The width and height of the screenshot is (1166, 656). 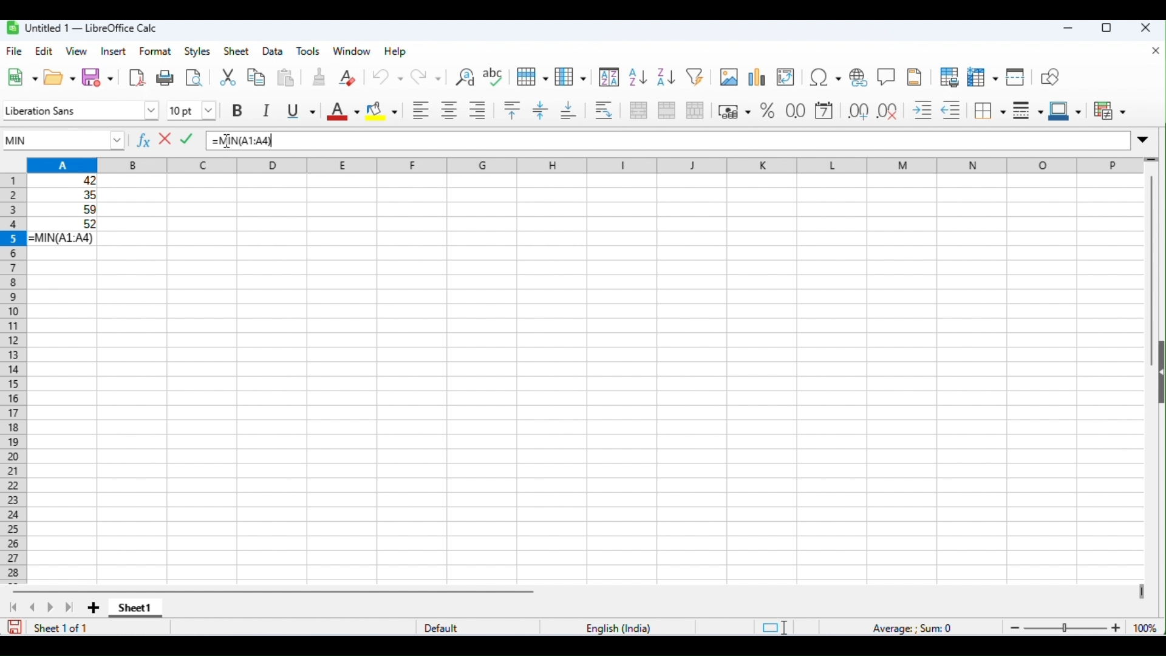 What do you see at coordinates (441, 626) in the screenshot?
I see `default` at bounding box center [441, 626].